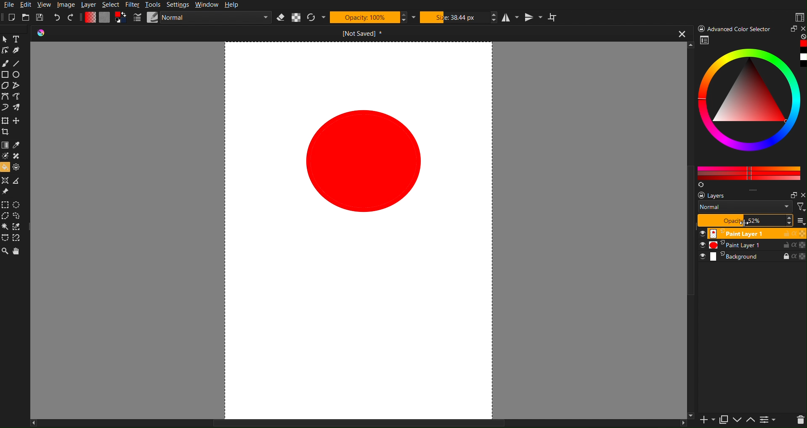 The width and height of the screenshot is (807, 428). What do you see at coordinates (802, 41) in the screenshot?
I see `Red` at bounding box center [802, 41].